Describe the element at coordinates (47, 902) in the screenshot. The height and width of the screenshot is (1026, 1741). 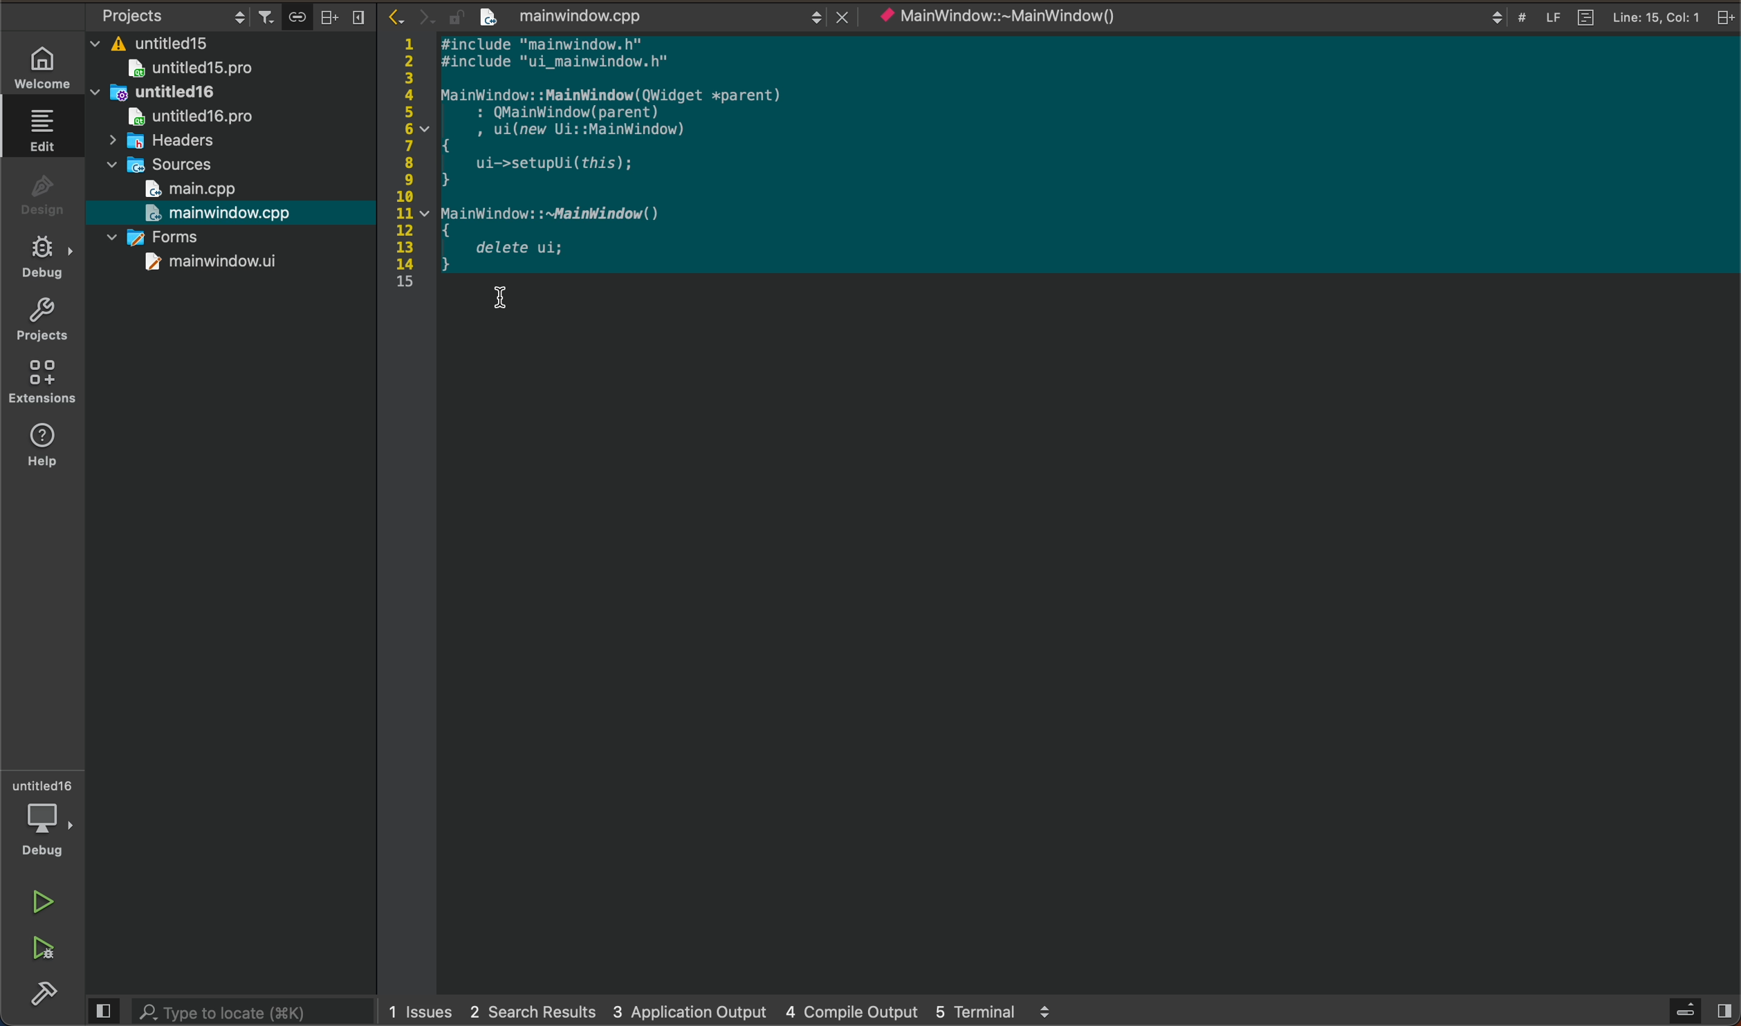
I see `run` at that location.